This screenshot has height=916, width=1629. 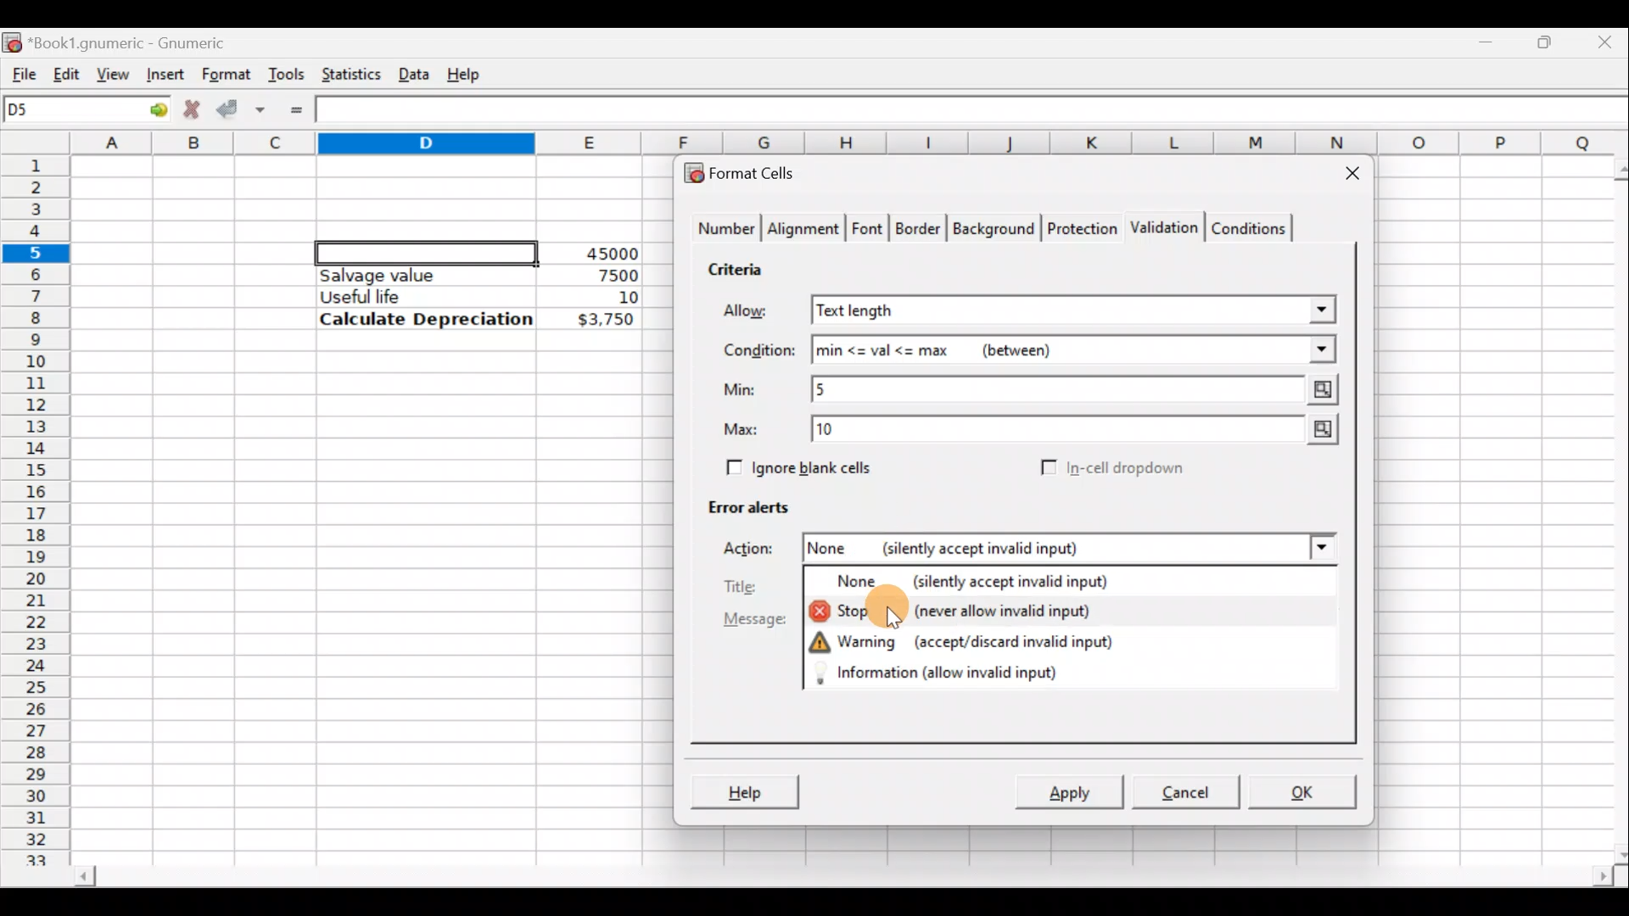 I want to click on Statistics, so click(x=347, y=73).